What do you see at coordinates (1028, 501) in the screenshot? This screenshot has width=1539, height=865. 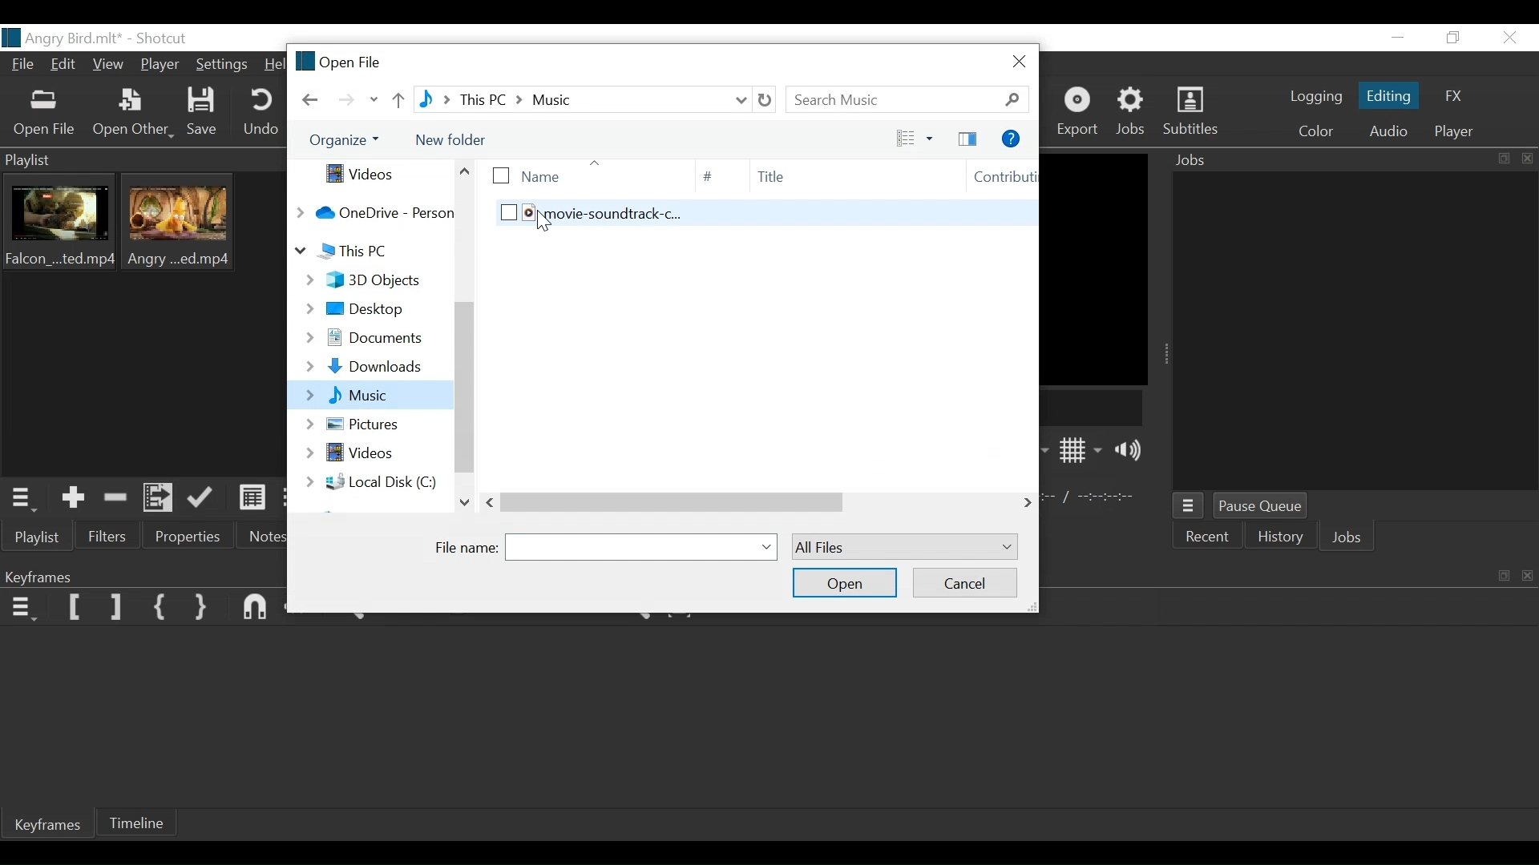 I see `Scroll right` at bounding box center [1028, 501].